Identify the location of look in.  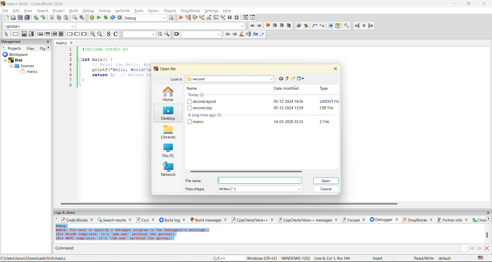
(176, 80).